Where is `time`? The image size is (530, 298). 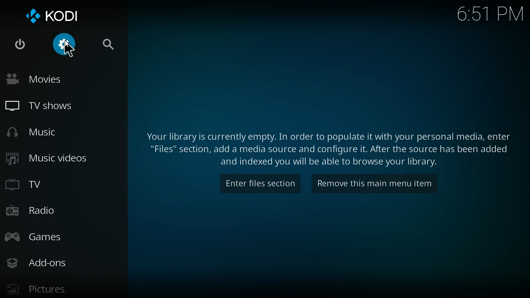
time is located at coordinates (483, 14).